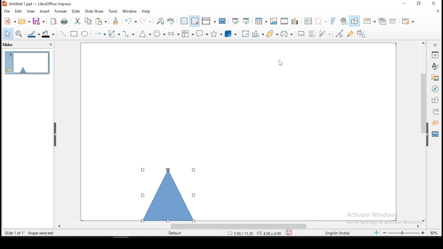  I want to click on images, so click(273, 20).